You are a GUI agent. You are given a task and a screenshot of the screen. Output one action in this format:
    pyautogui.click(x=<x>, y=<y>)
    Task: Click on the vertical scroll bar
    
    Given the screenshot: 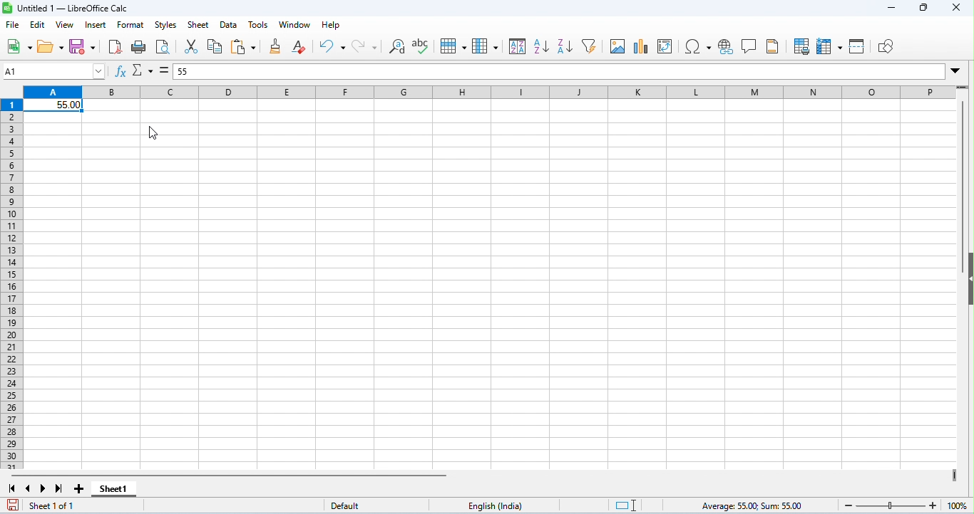 What is the action you would take?
    pyautogui.click(x=967, y=176)
    